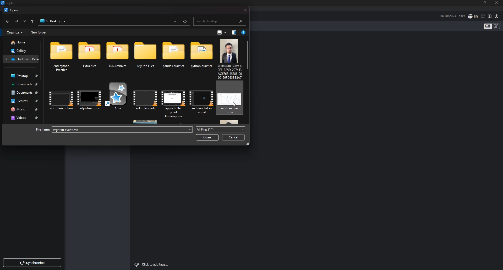 The height and width of the screenshot is (270, 503). What do you see at coordinates (490, 16) in the screenshot?
I see `toggle editor layout` at bounding box center [490, 16].